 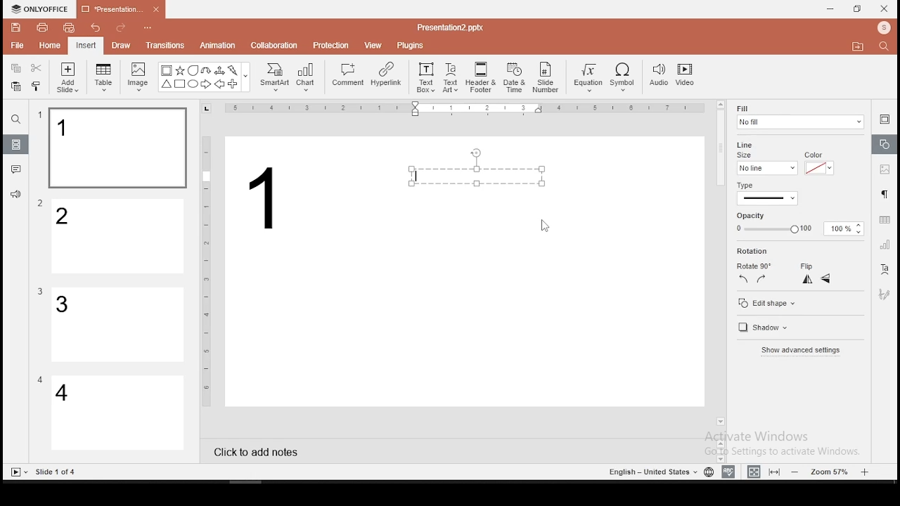 I want to click on save, so click(x=16, y=27).